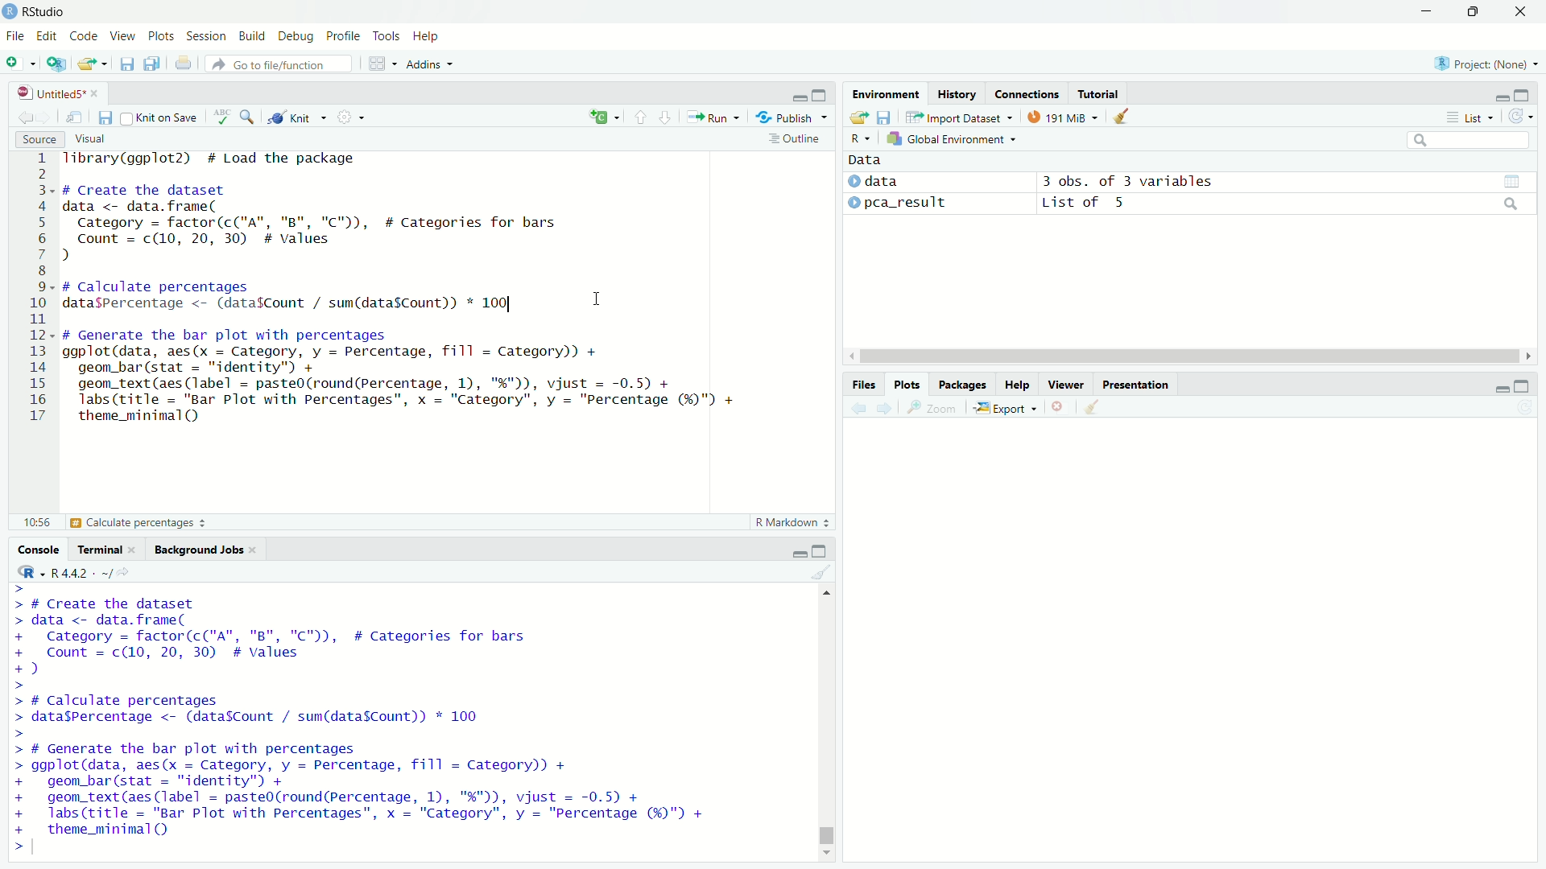 This screenshot has width=1546, height=869. Describe the element at coordinates (300, 37) in the screenshot. I see `Debug` at that location.